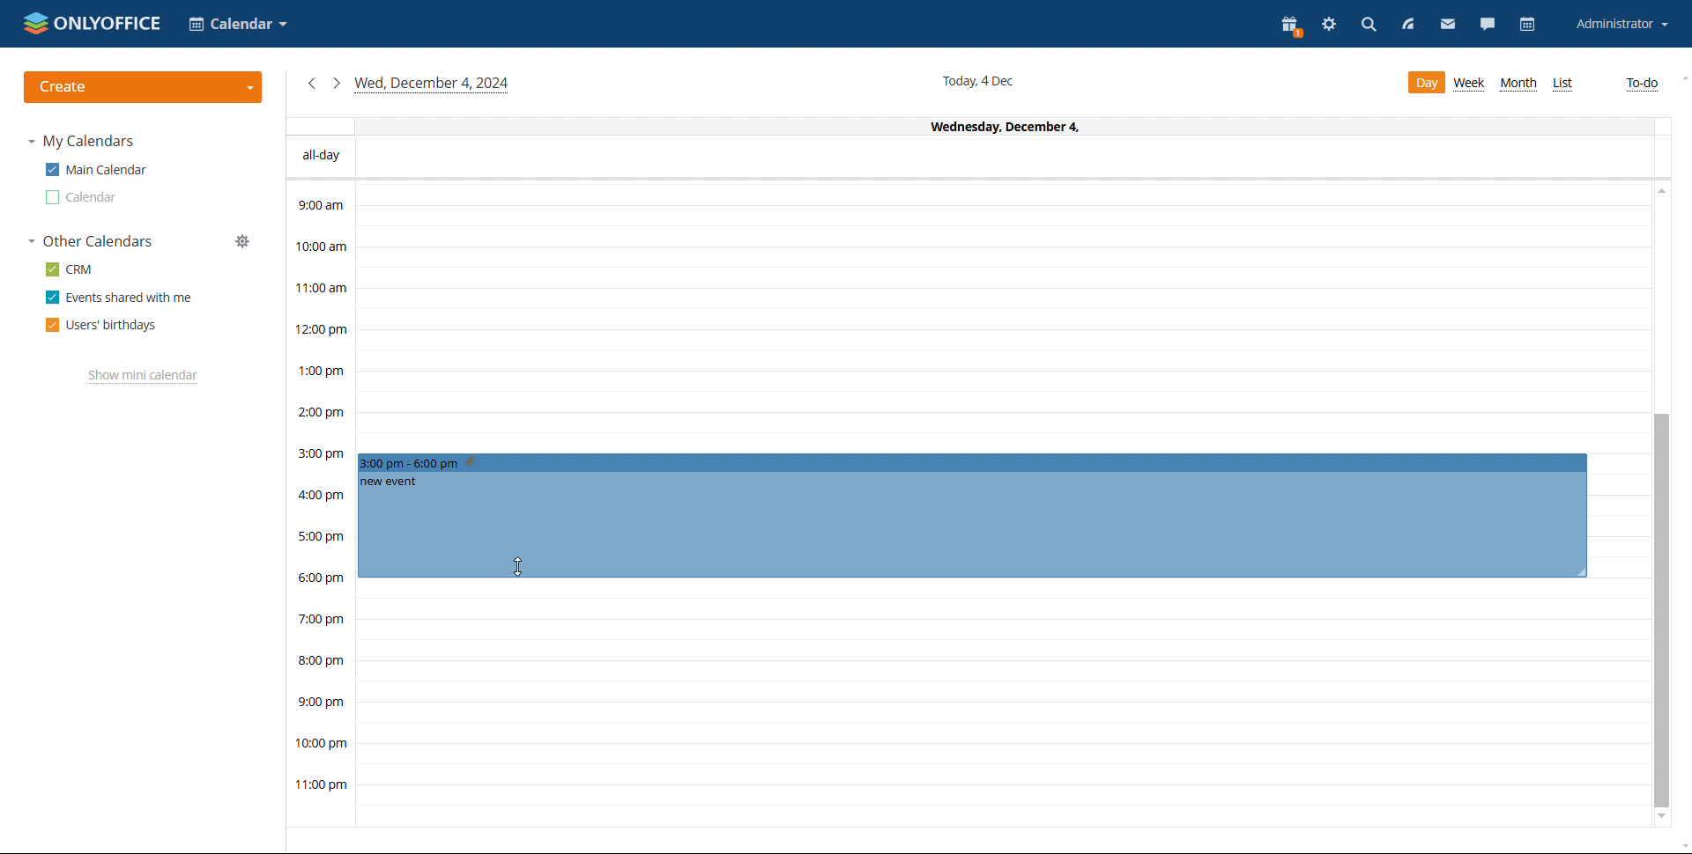 The image size is (1692, 854). What do you see at coordinates (1662, 820) in the screenshot?
I see `scroll down` at bounding box center [1662, 820].